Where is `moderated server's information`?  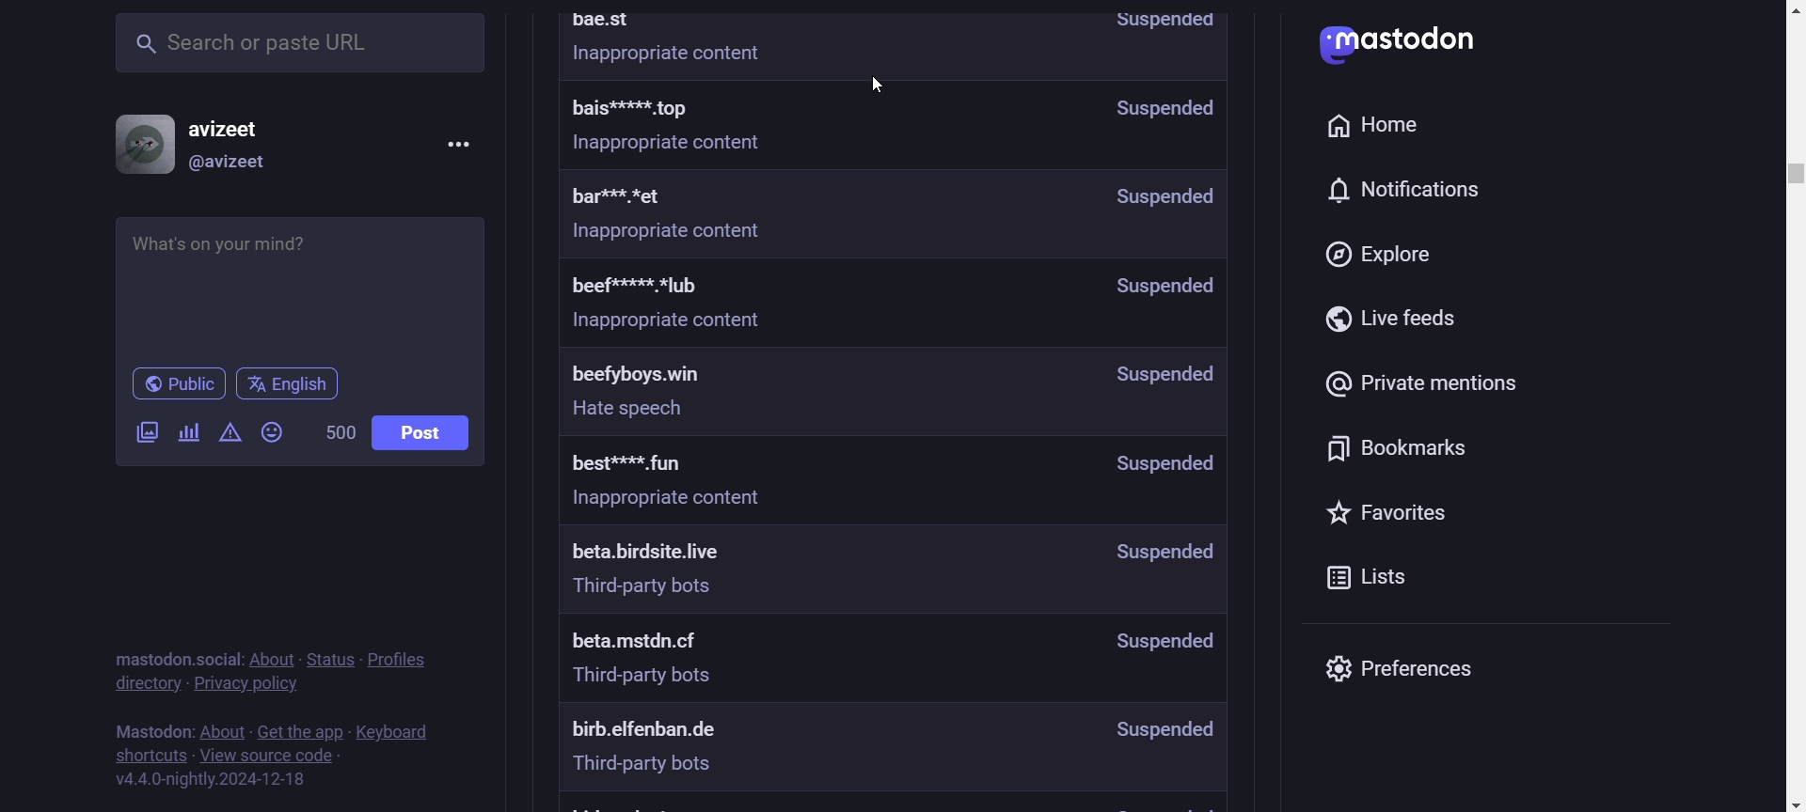
moderated server's information is located at coordinates (888, 802).